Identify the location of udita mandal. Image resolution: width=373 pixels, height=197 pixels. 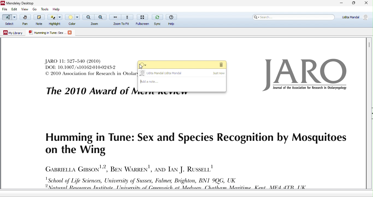
(182, 73).